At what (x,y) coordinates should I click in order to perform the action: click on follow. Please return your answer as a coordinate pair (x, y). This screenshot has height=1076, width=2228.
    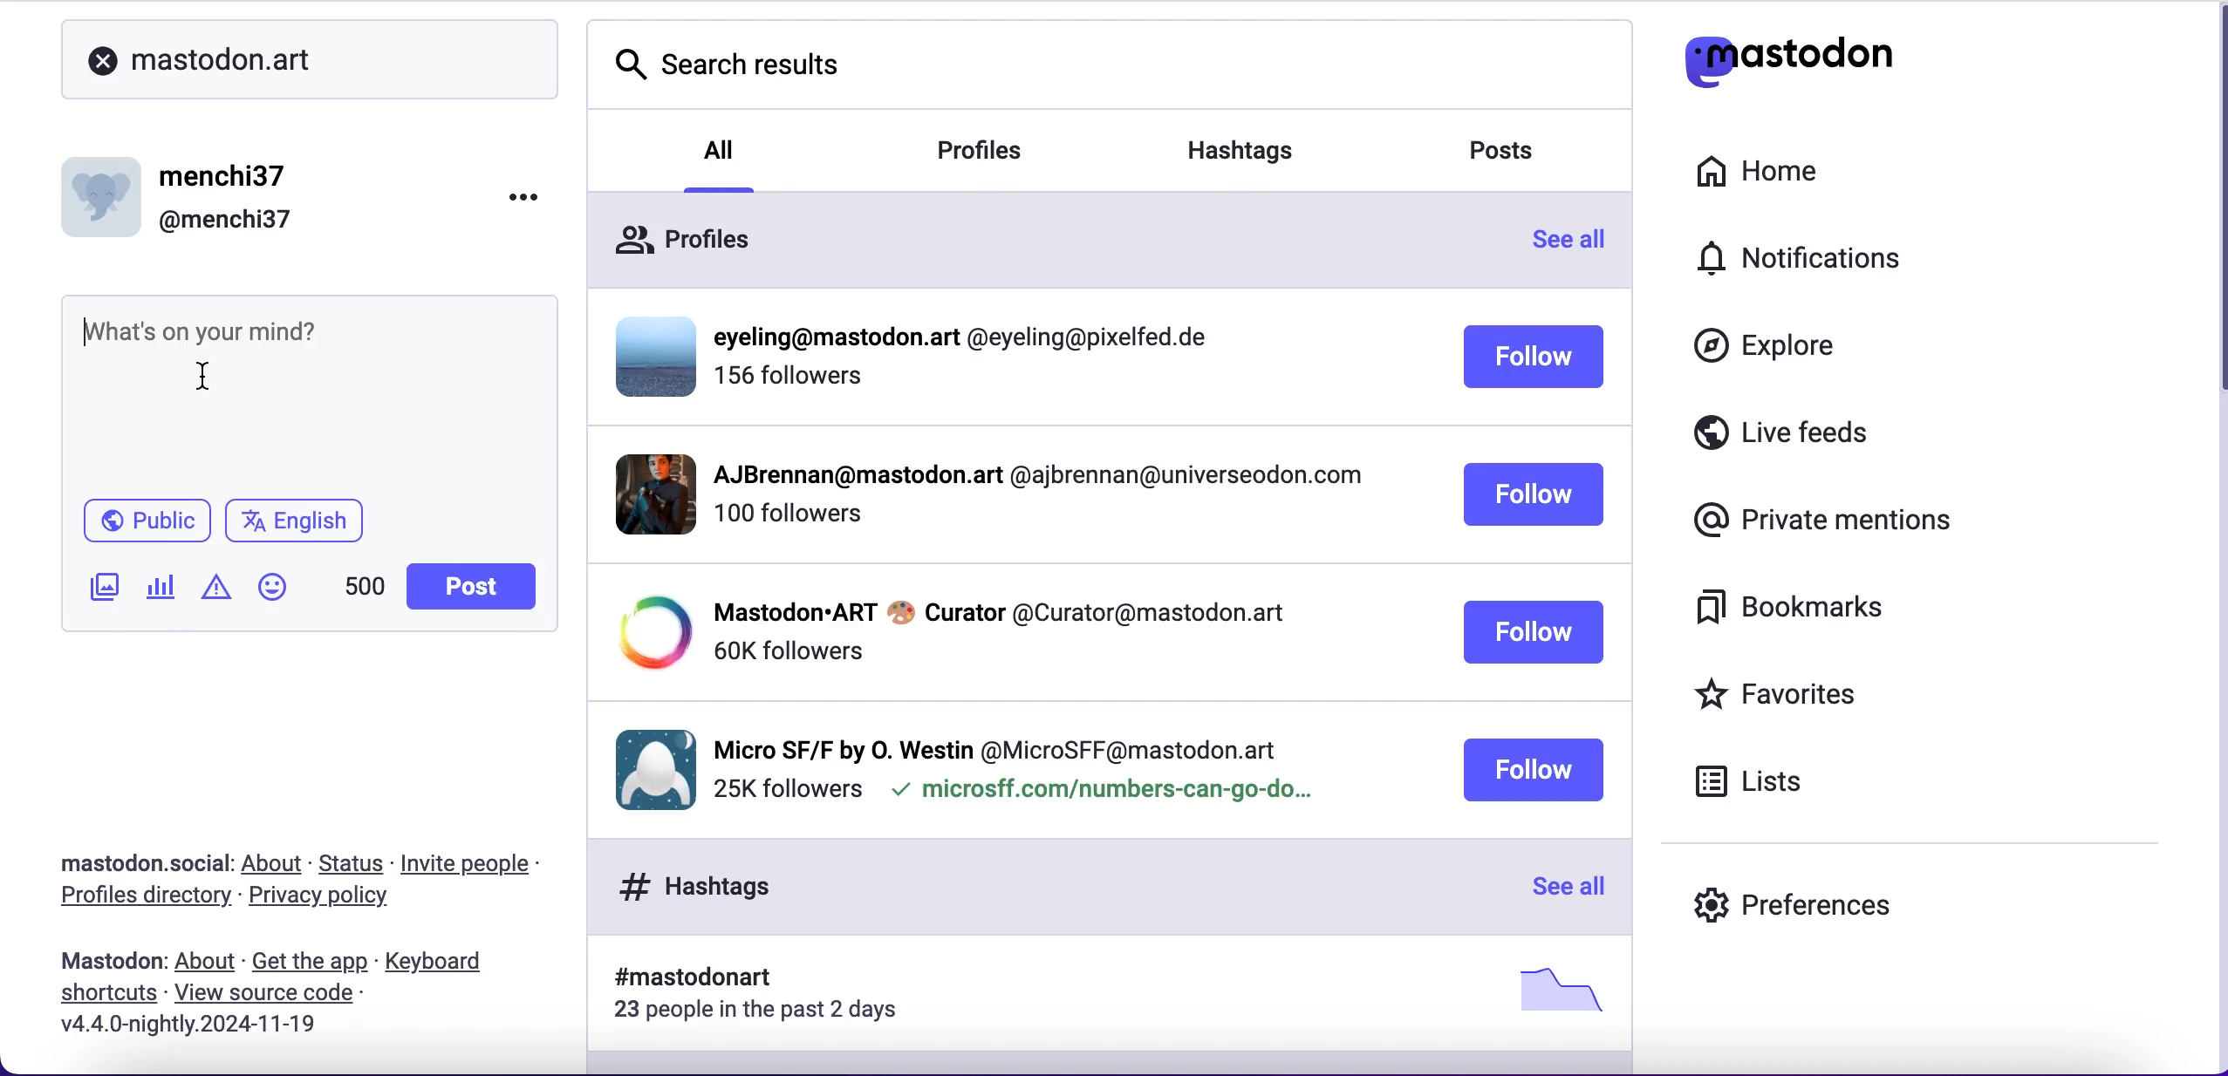
    Looking at the image, I should click on (1534, 496).